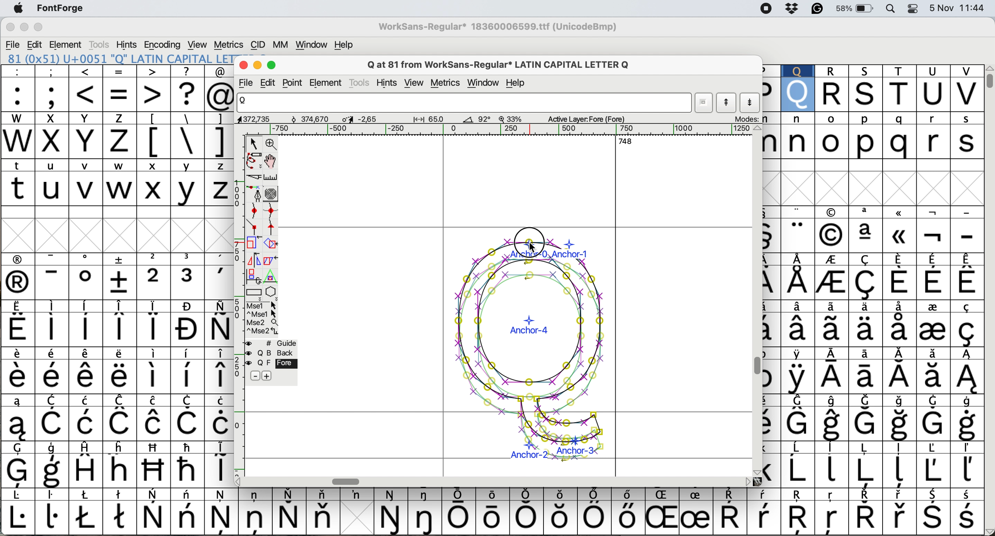 Image resolution: width=995 pixels, height=536 pixels. What do you see at coordinates (101, 43) in the screenshot?
I see `tools` at bounding box center [101, 43].